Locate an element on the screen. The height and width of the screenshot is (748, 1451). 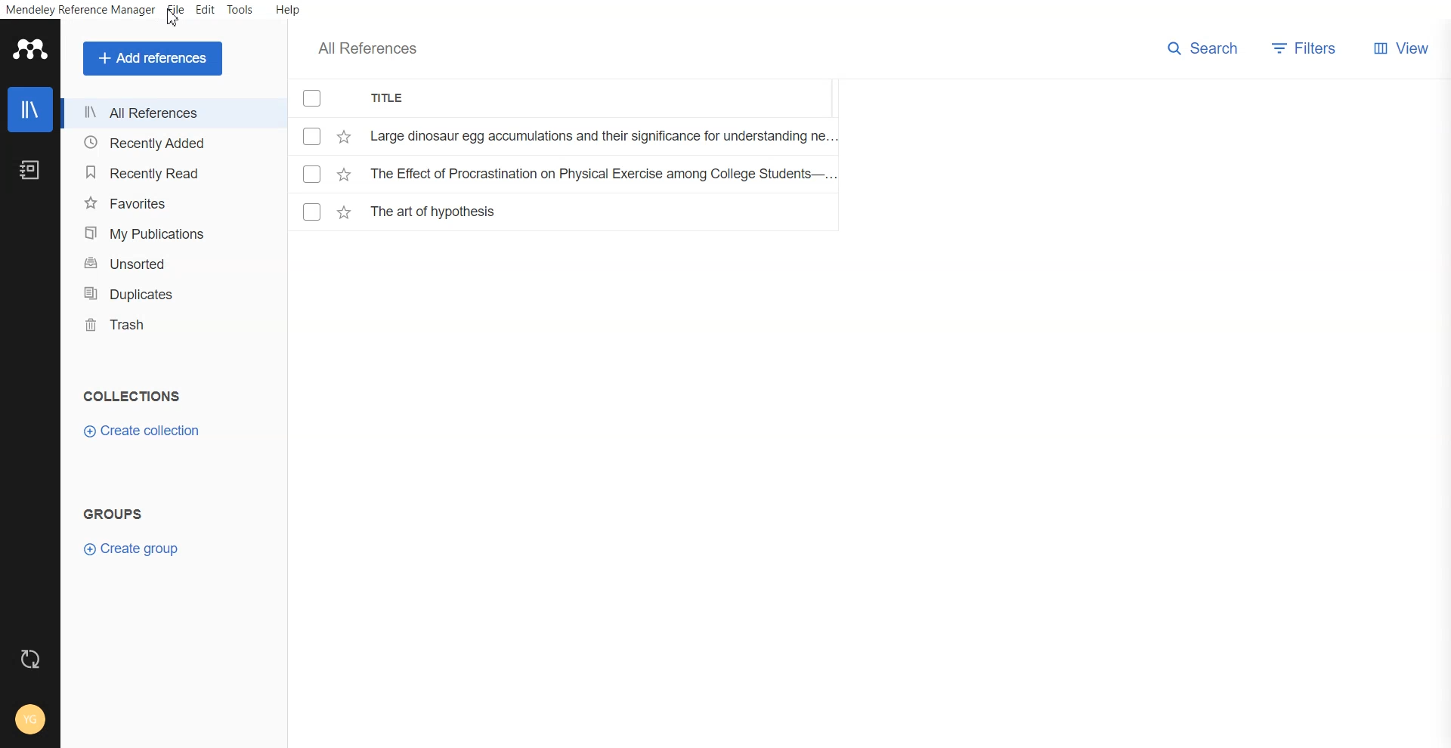
Text is located at coordinates (116, 514).